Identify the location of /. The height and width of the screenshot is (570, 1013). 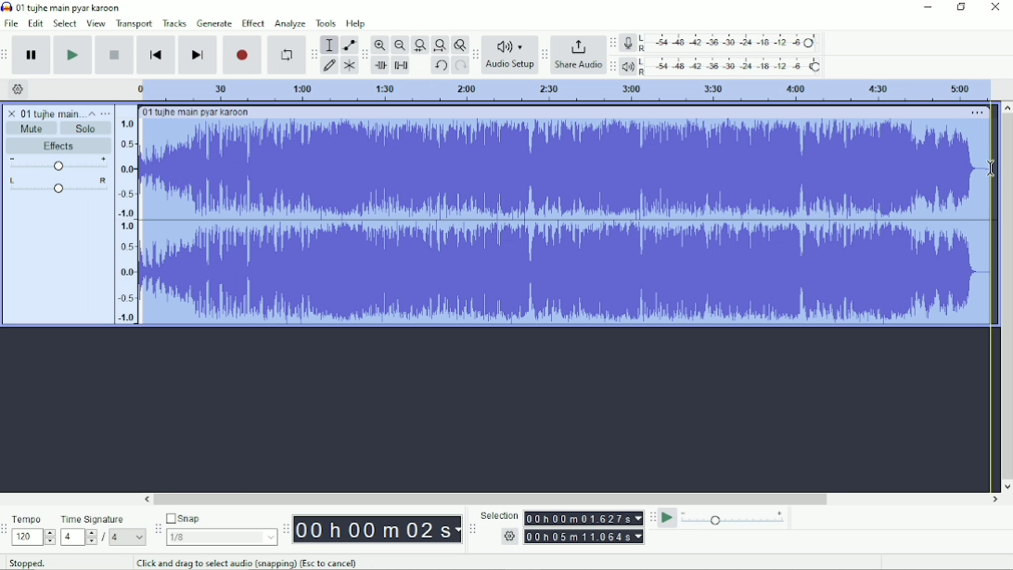
(105, 539).